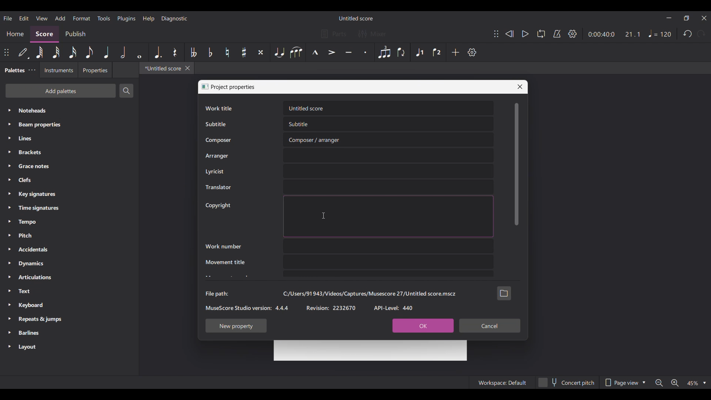 Image resolution: width=711 pixels, height=400 pixels. What do you see at coordinates (669, 18) in the screenshot?
I see `Minimize` at bounding box center [669, 18].